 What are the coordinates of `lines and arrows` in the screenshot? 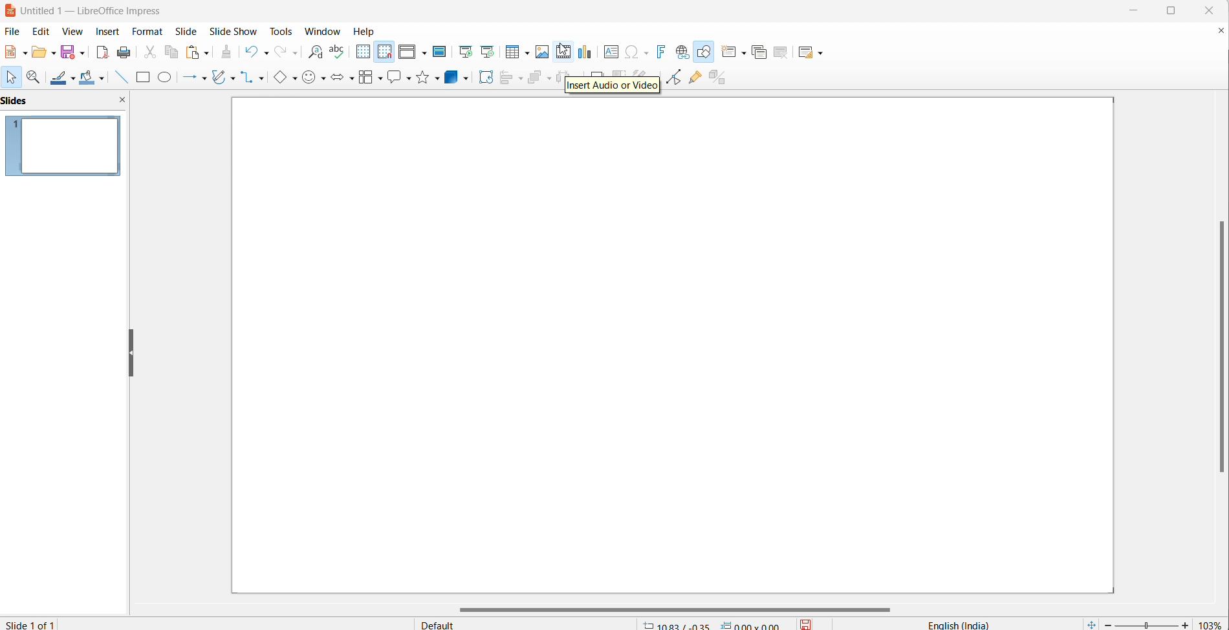 It's located at (190, 78).